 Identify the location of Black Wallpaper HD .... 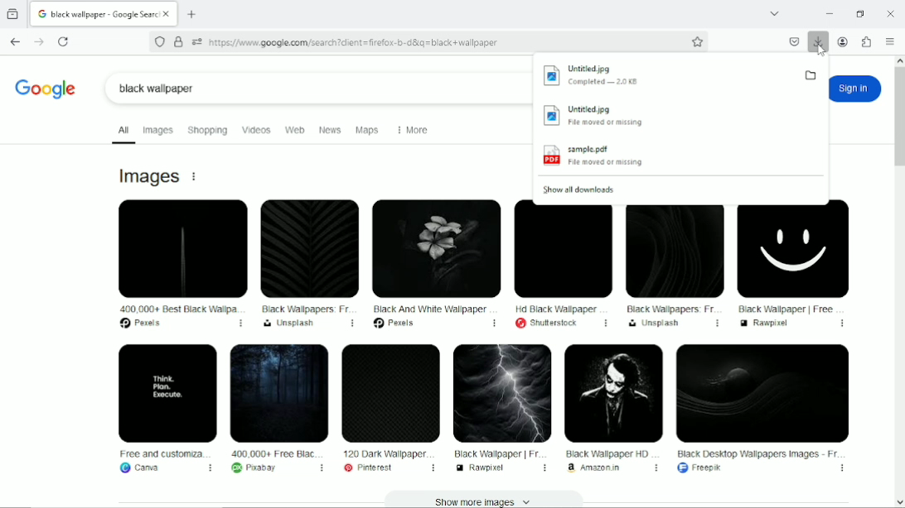
(612, 408).